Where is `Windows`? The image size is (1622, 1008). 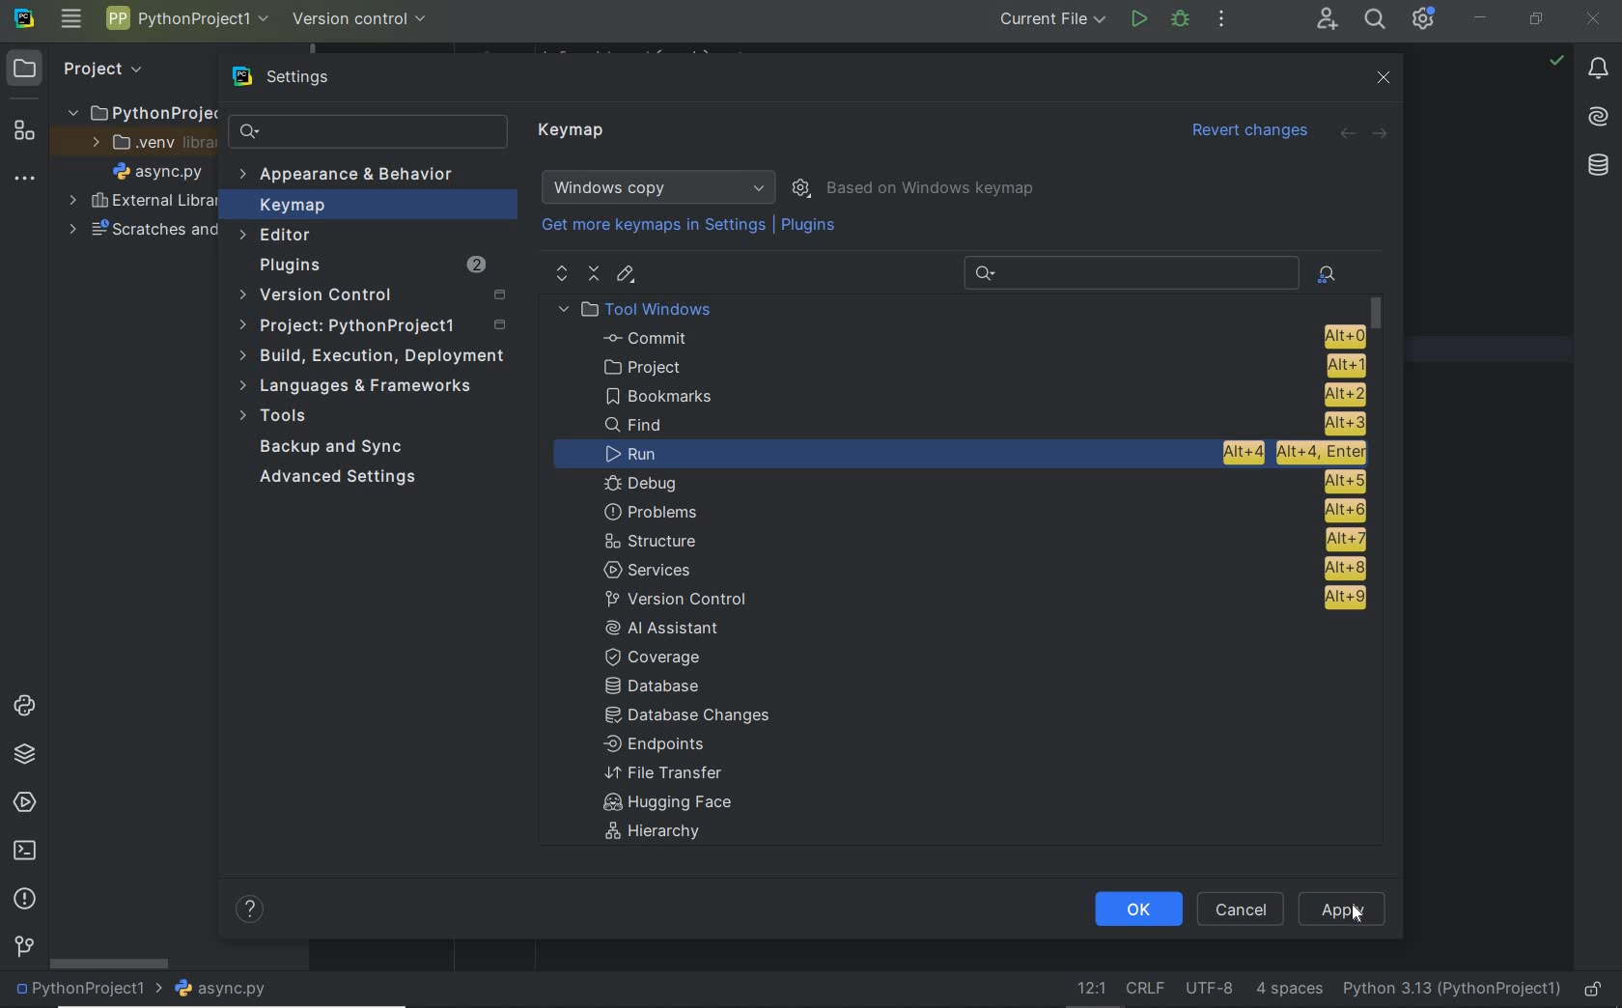 Windows is located at coordinates (658, 187).